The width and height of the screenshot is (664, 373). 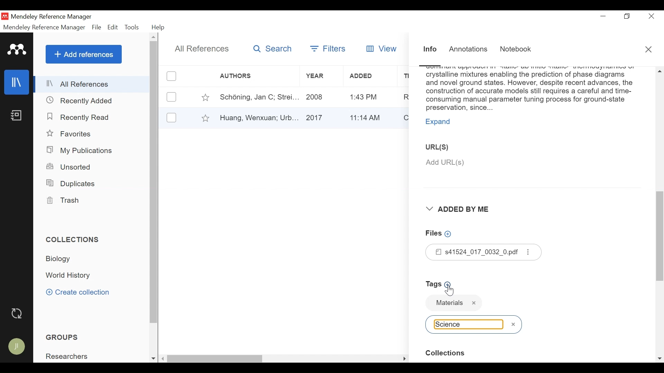 What do you see at coordinates (441, 123) in the screenshot?
I see `Expand` at bounding box center [441, 123].